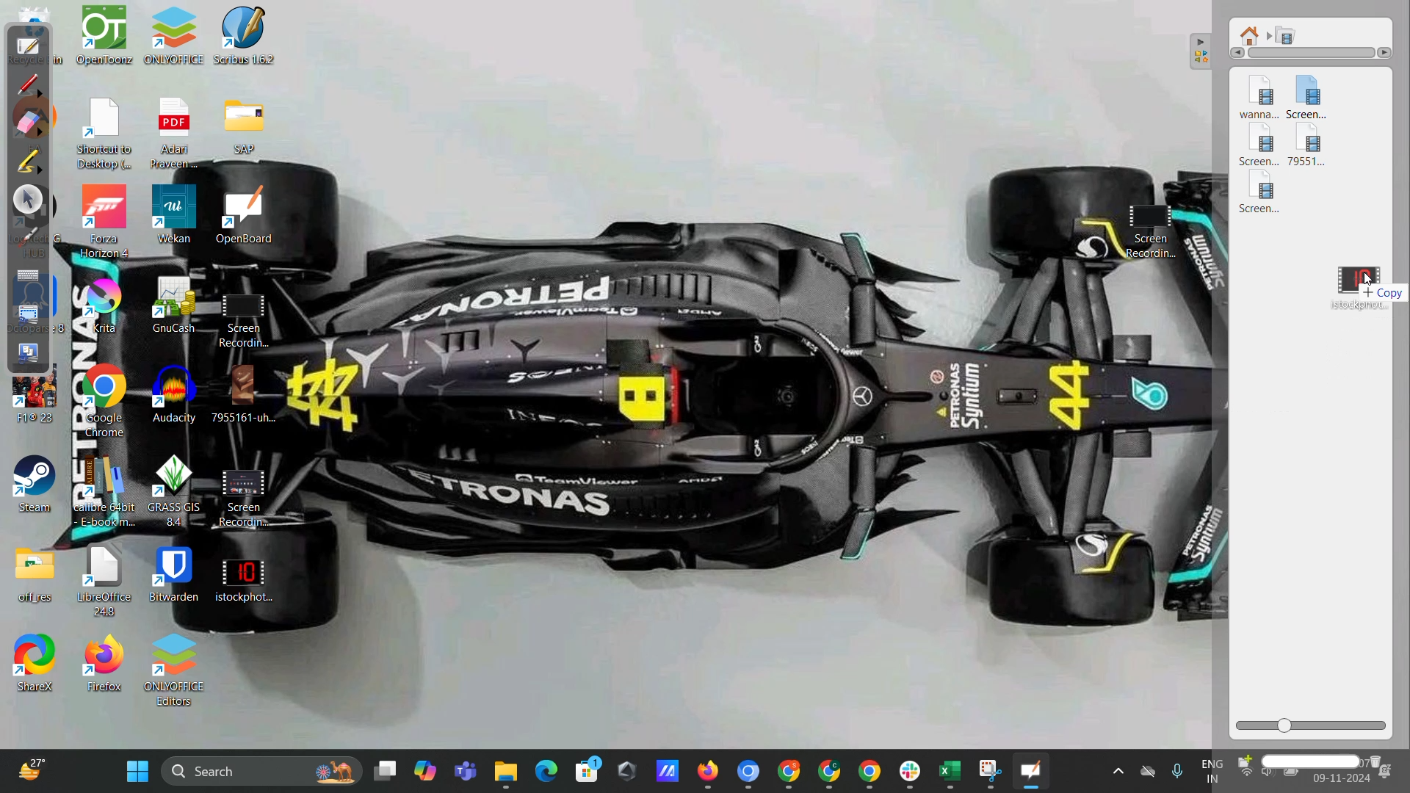  Describe the element at coordinates (668, 772) in the screenshot. I see `shortcut on desktop taskbar` at that location.